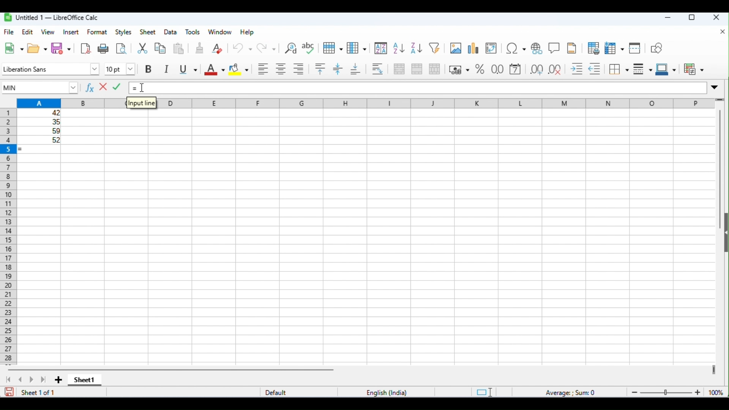 This screenshot has height=410, width=729. Describe the element at coordinates (716, 87) in the screenshot. I see `expand` at that location.